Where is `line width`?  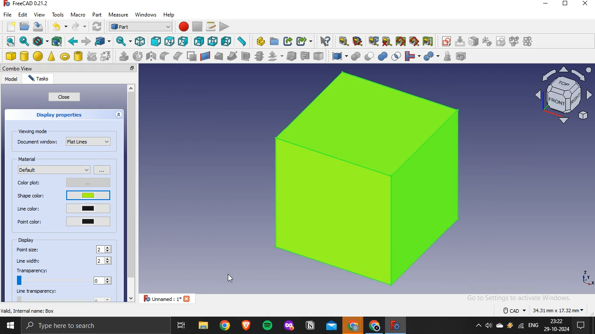 line width is located at coordinates (30, 261).